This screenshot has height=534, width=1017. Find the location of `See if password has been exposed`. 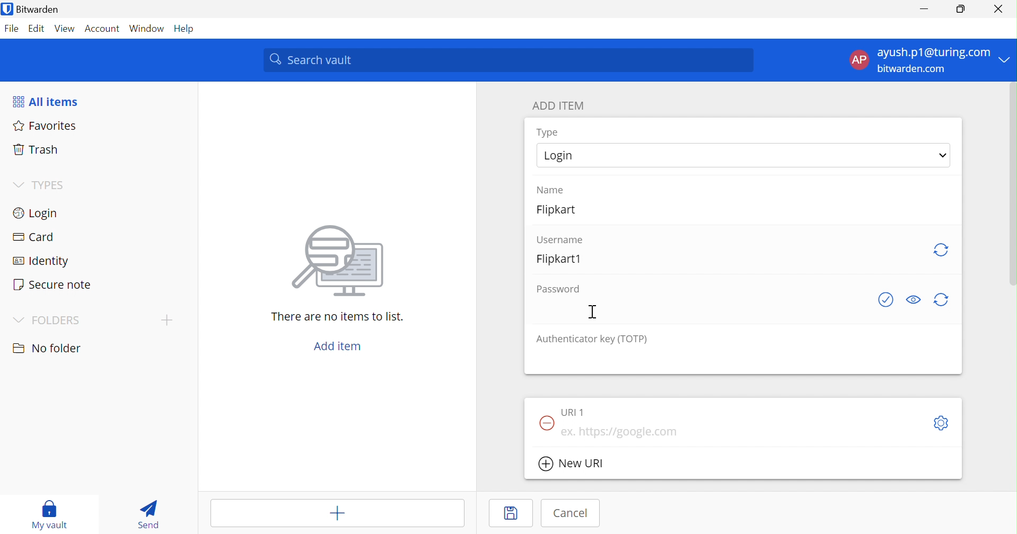

See if password has been exposed is located at coordinates (886, 300).